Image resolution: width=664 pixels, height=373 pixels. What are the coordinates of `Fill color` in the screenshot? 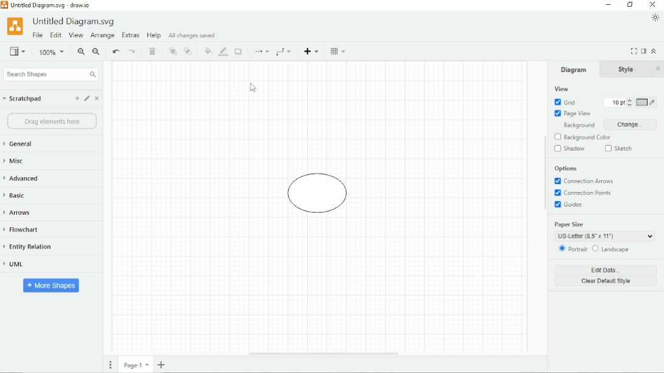 It's located at (209, 52).